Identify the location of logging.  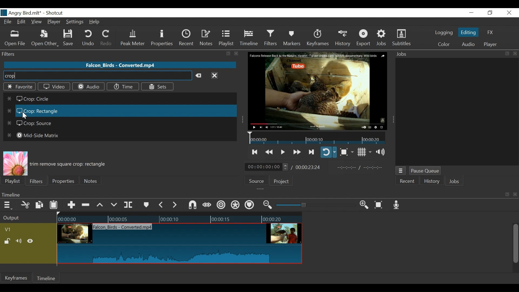
(444, 33).